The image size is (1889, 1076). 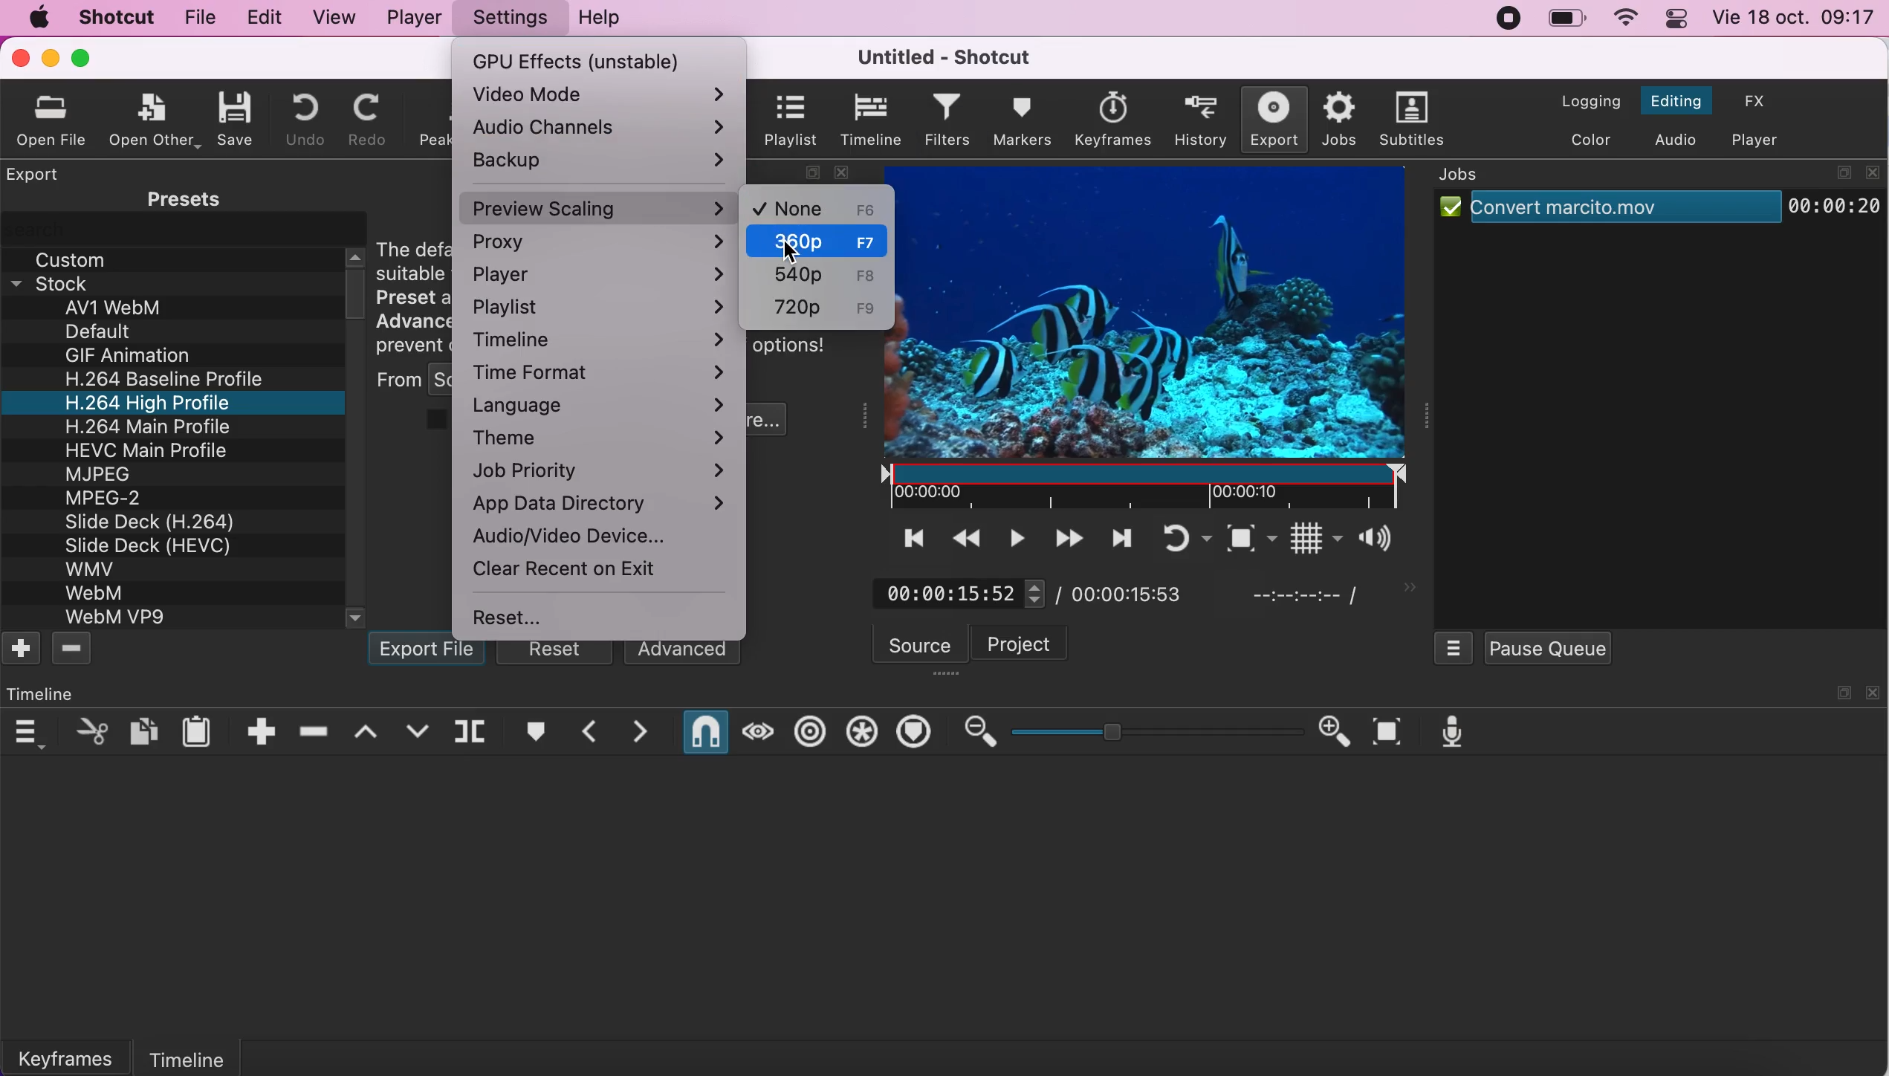 What do you see at coordinates (76, 650) in the screenshot?
I see `delete` at bounding box center [76, 650].